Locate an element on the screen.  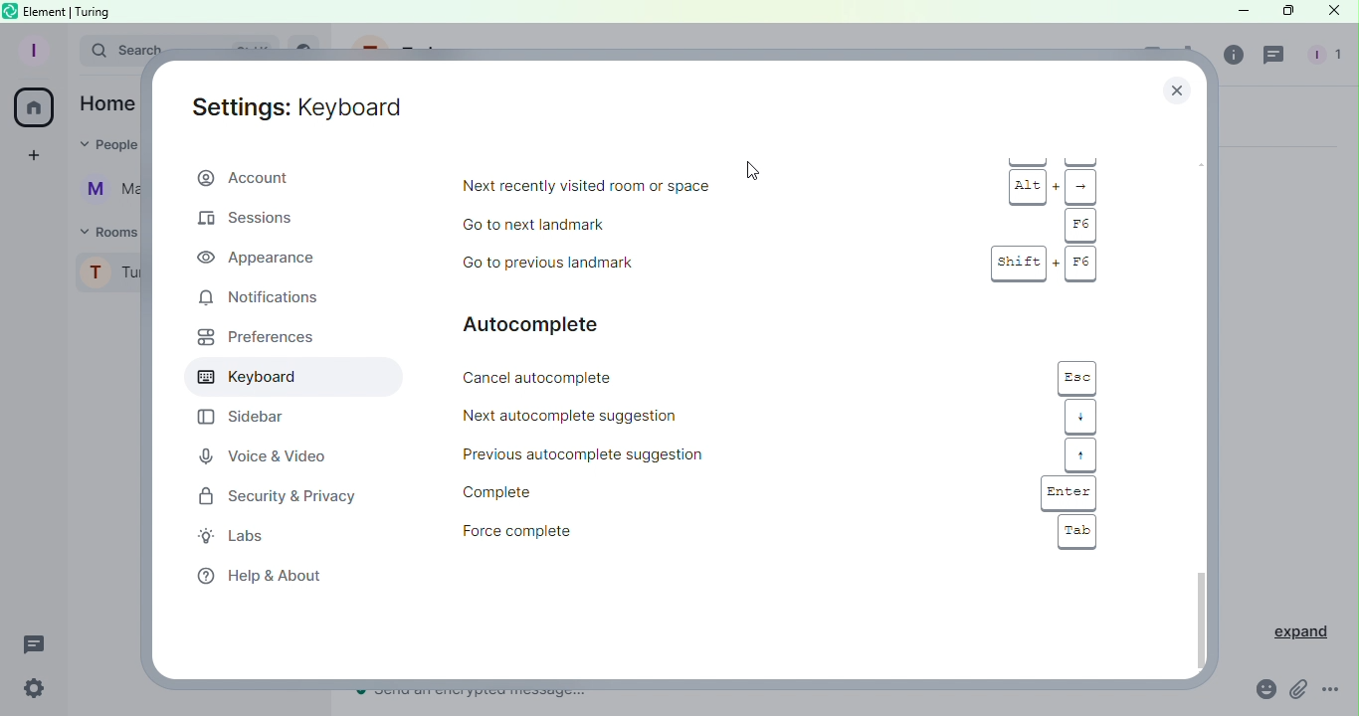
Autocomplete is located at coordinates (563, 323).